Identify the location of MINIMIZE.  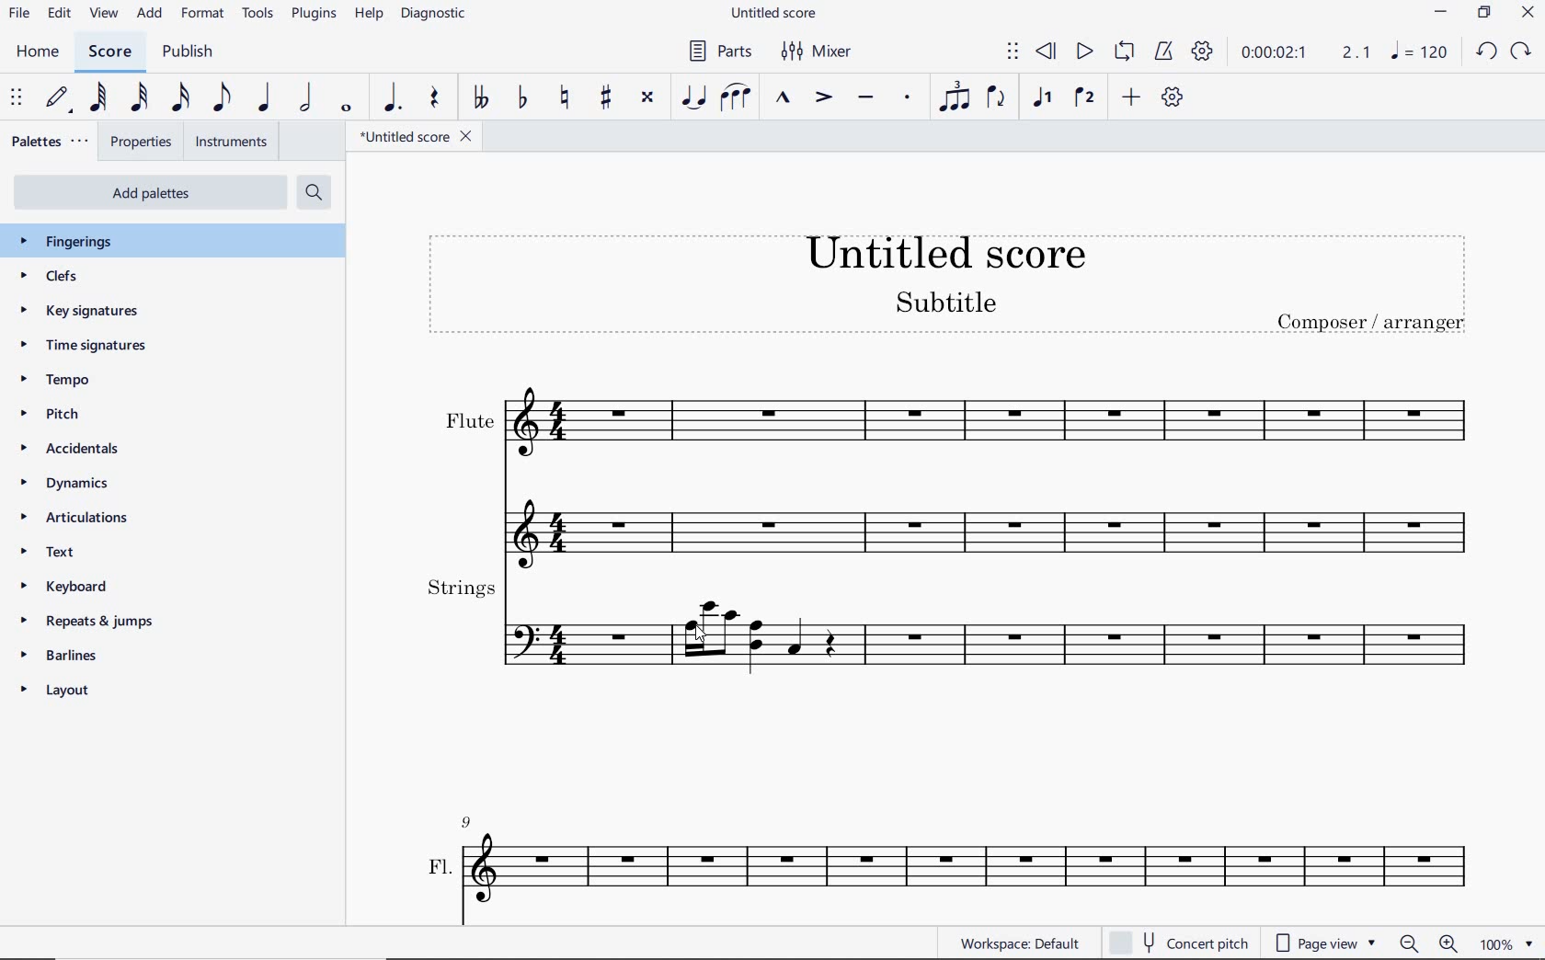
(1439, 14).